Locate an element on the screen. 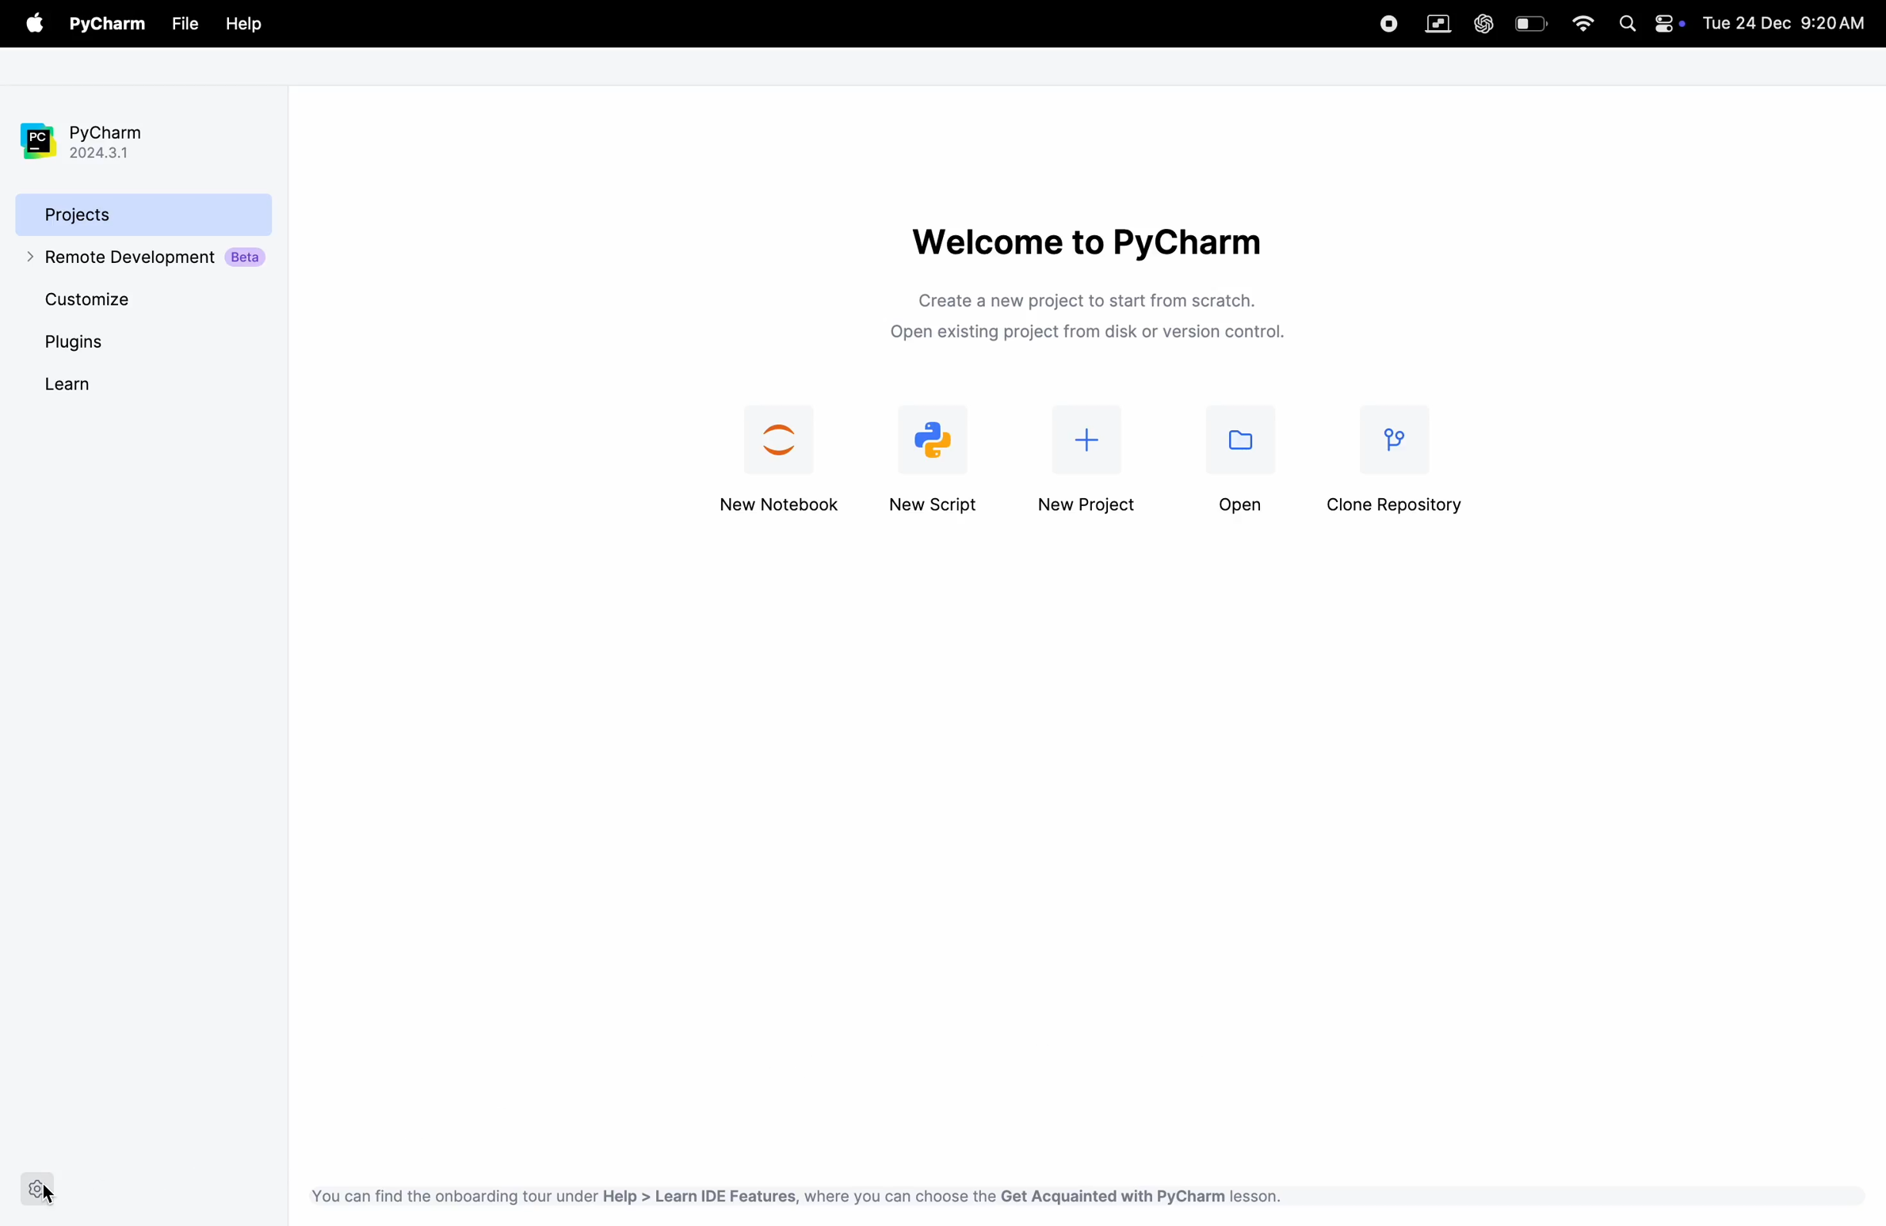  date and time is located at coordinates (1789, 21).